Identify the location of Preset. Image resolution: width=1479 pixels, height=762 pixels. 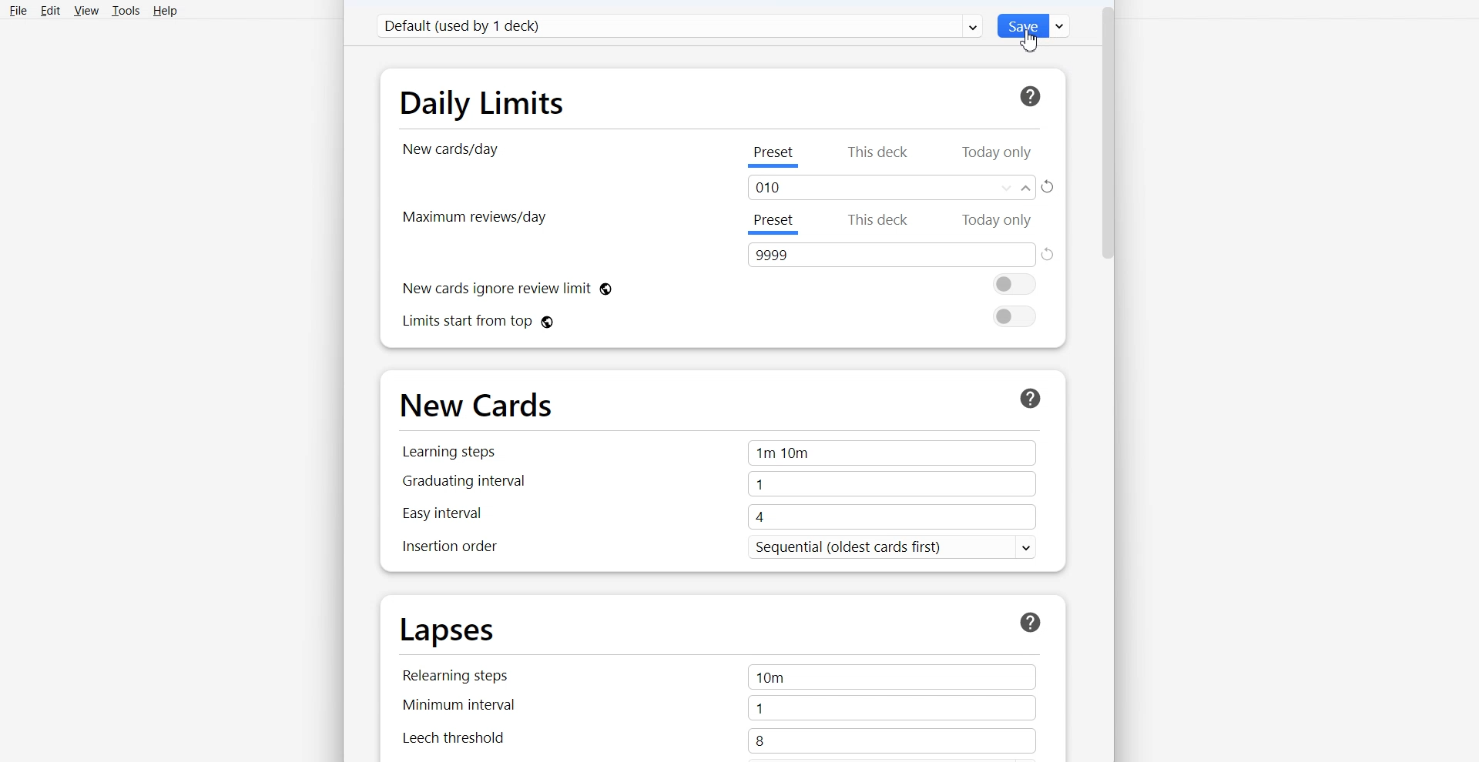
(774, 156).